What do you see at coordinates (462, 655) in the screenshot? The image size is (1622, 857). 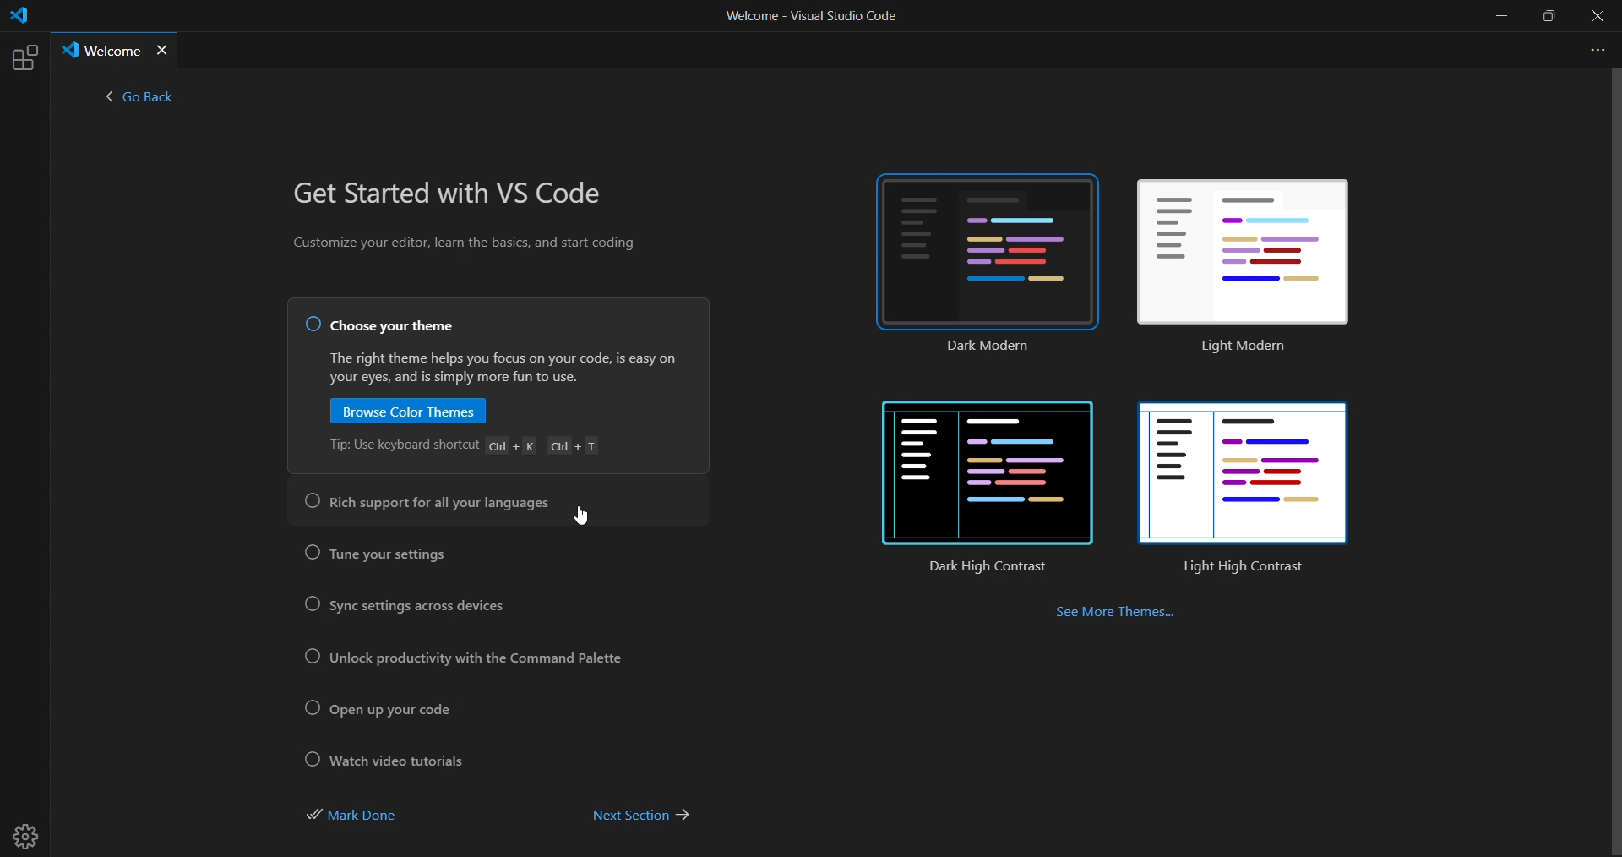 I see `unlock productivity with the command palette` at bounding box center [462, 655].